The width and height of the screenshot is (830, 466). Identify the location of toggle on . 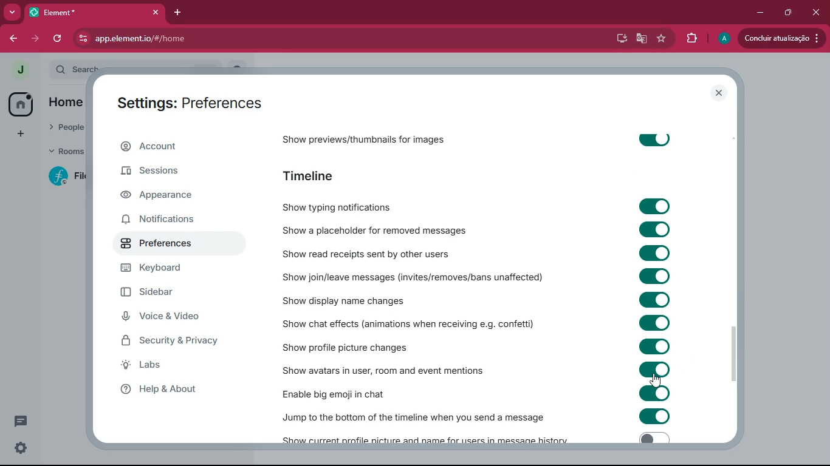
(654, 345).